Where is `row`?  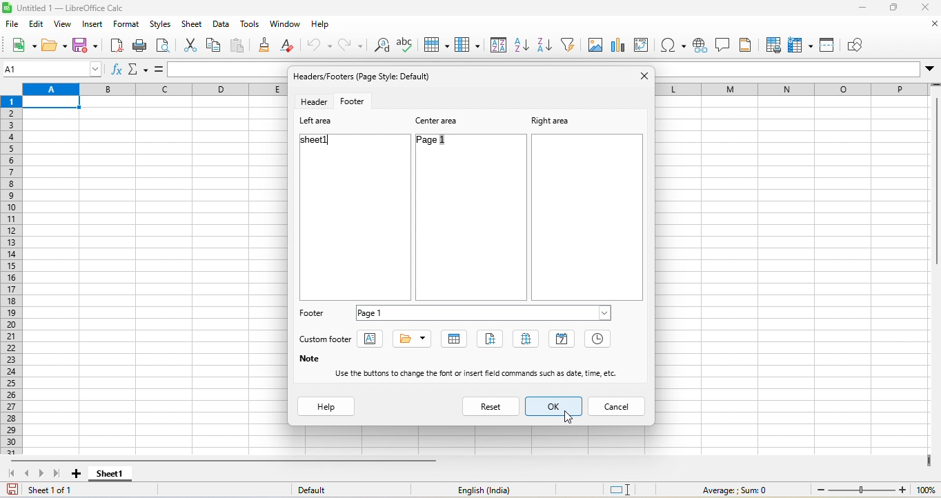
row is located at coordinates (439, 44).